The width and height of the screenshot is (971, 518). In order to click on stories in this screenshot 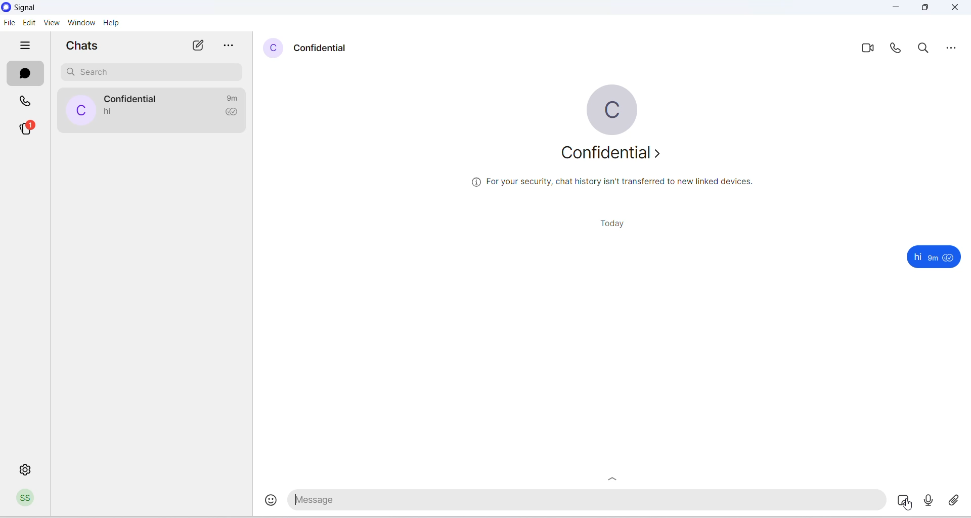, I will do `click(32, 128)`.